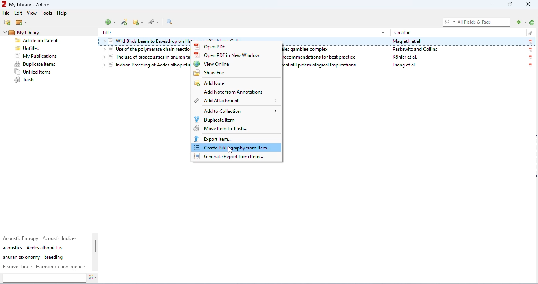 This screenshot has height=284, width=538. What do you see at coordinates (408, 42) in the screenshot?
I see `magrath et al.` at bounding box center [408, 42].